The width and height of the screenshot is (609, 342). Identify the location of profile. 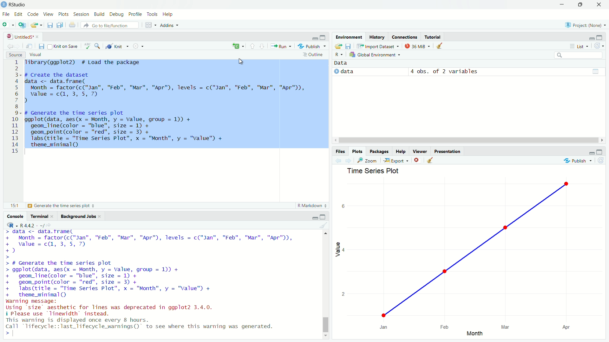
(136, 14).